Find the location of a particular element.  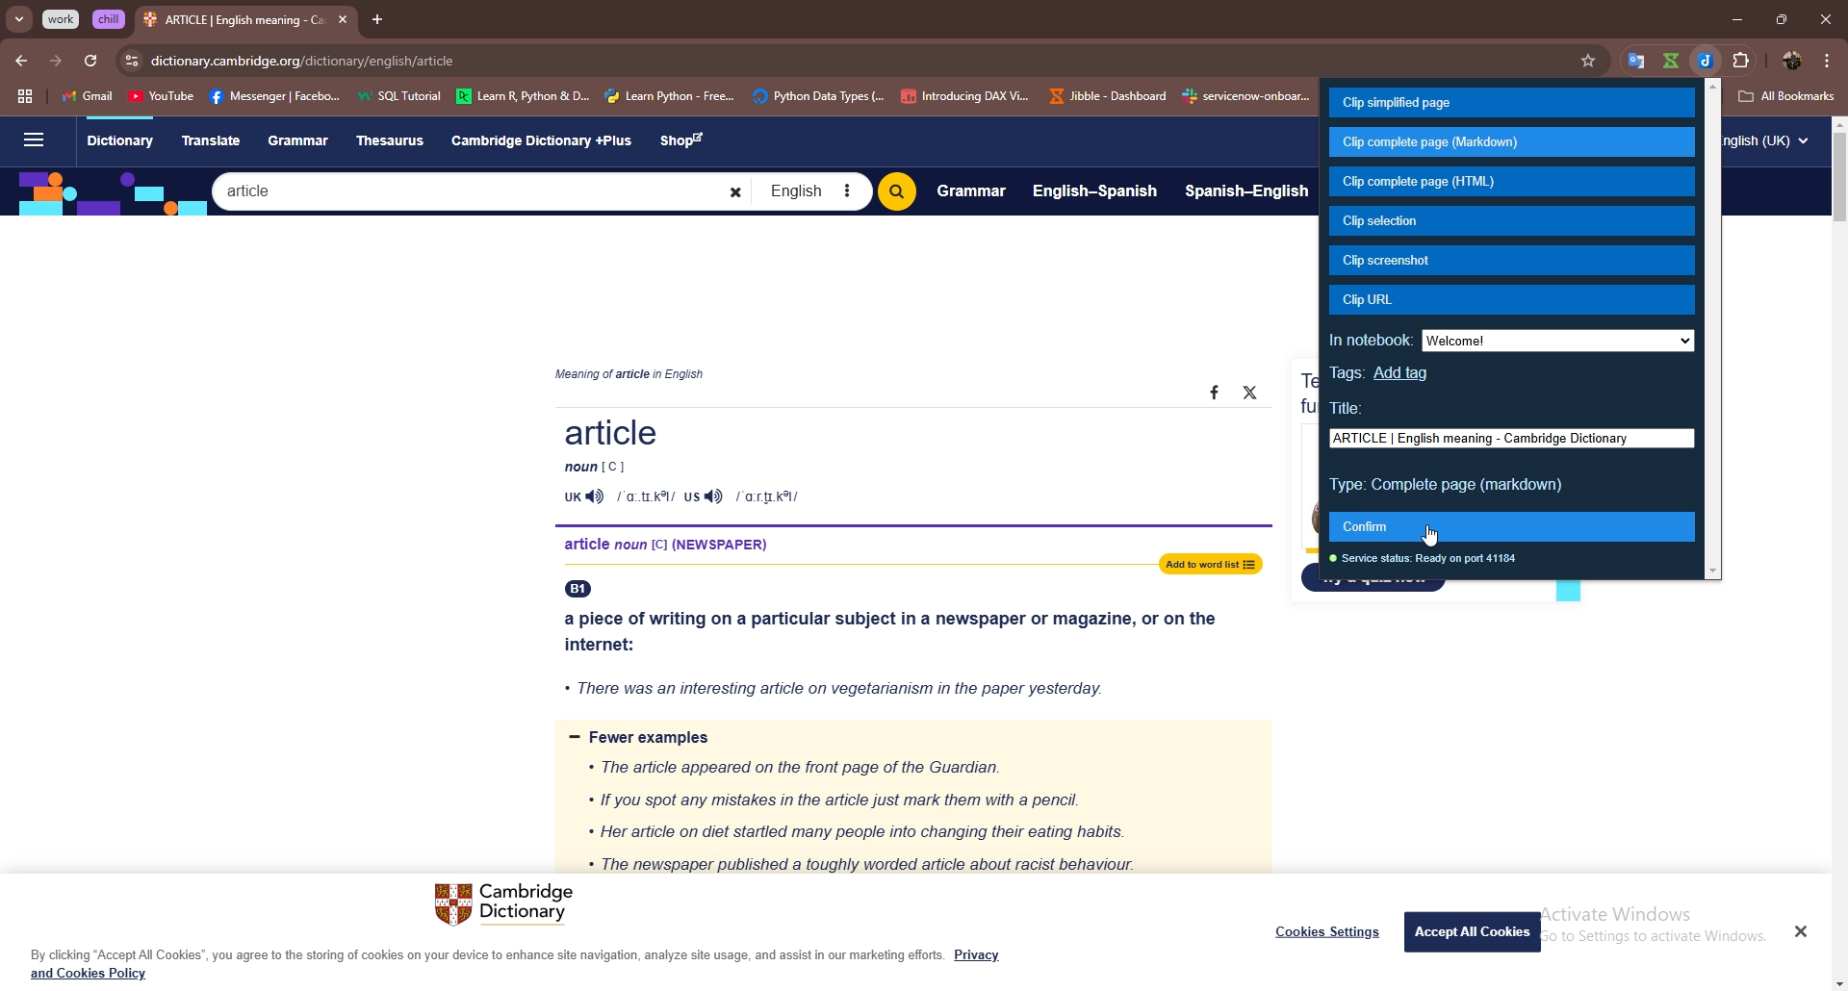

Article is located at coordinates (896, 463).